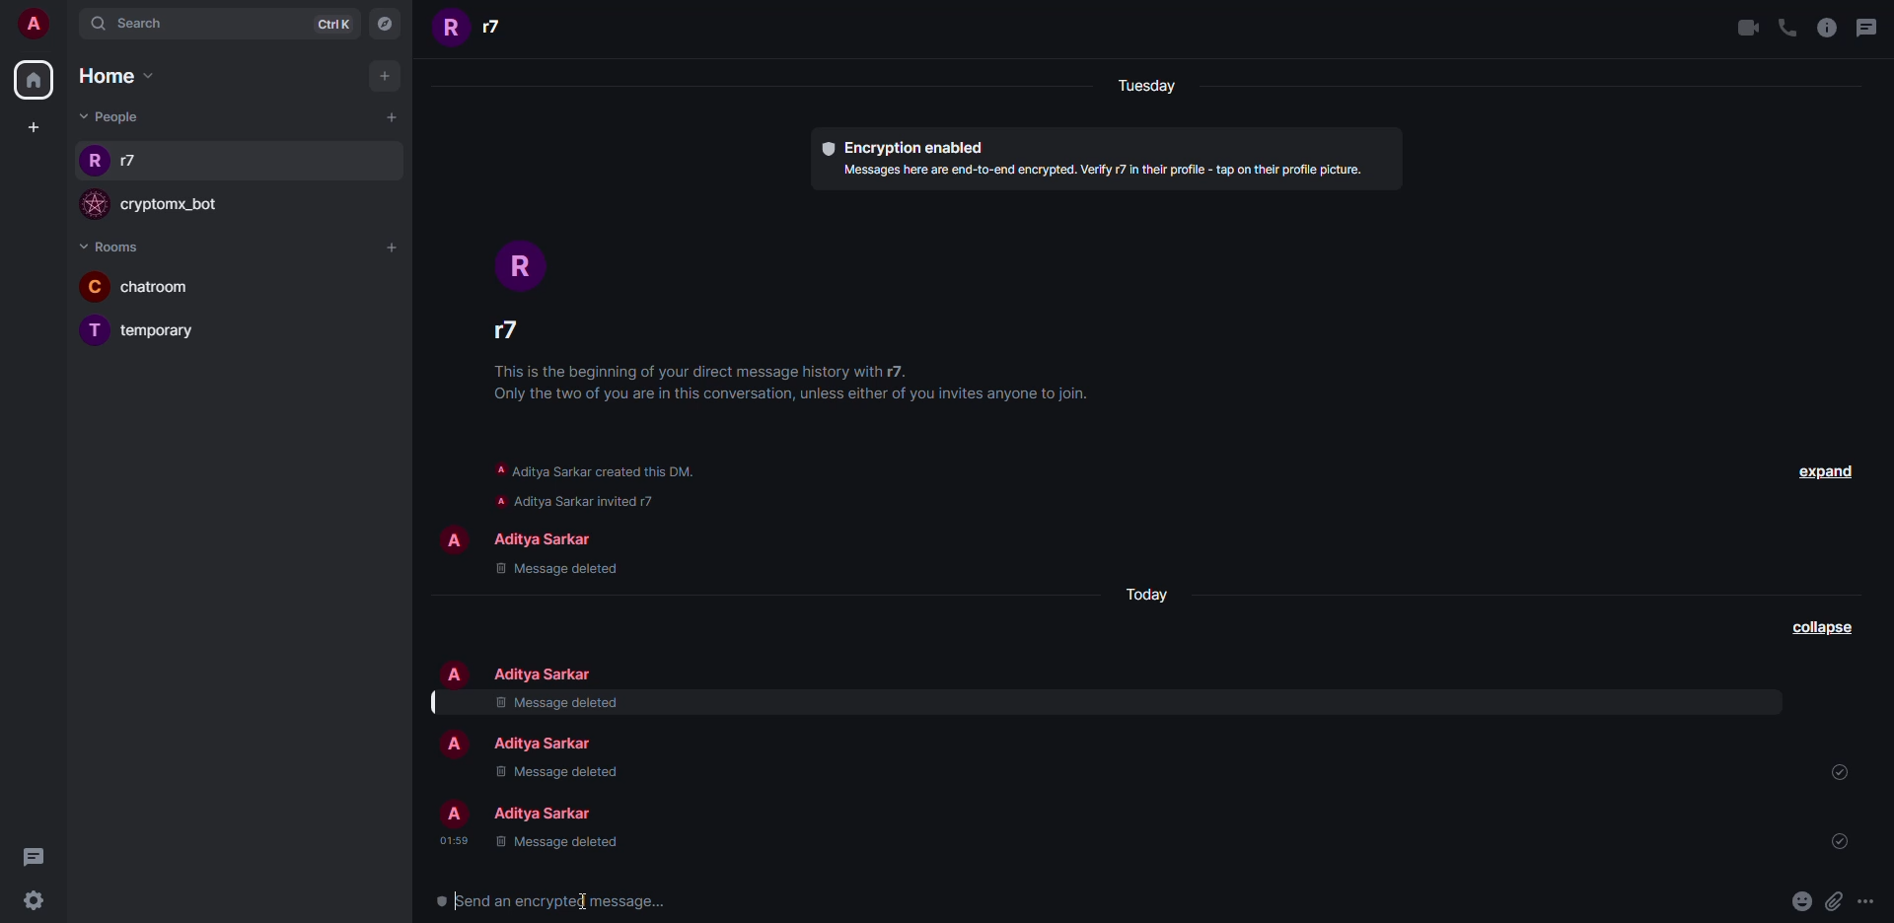 This screenshot has height=923, width=1894. What do you see at coordinates (1868, 25) in the screenshot?
I see `threads` at bounding box center [1868, 25].